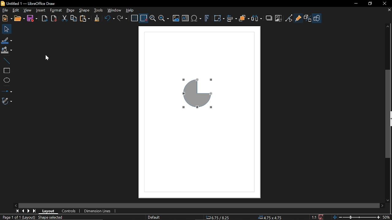  What do you see at coordinates (384, 3) in the screenshot?
I see `Close` at bounding box center [384, 3].